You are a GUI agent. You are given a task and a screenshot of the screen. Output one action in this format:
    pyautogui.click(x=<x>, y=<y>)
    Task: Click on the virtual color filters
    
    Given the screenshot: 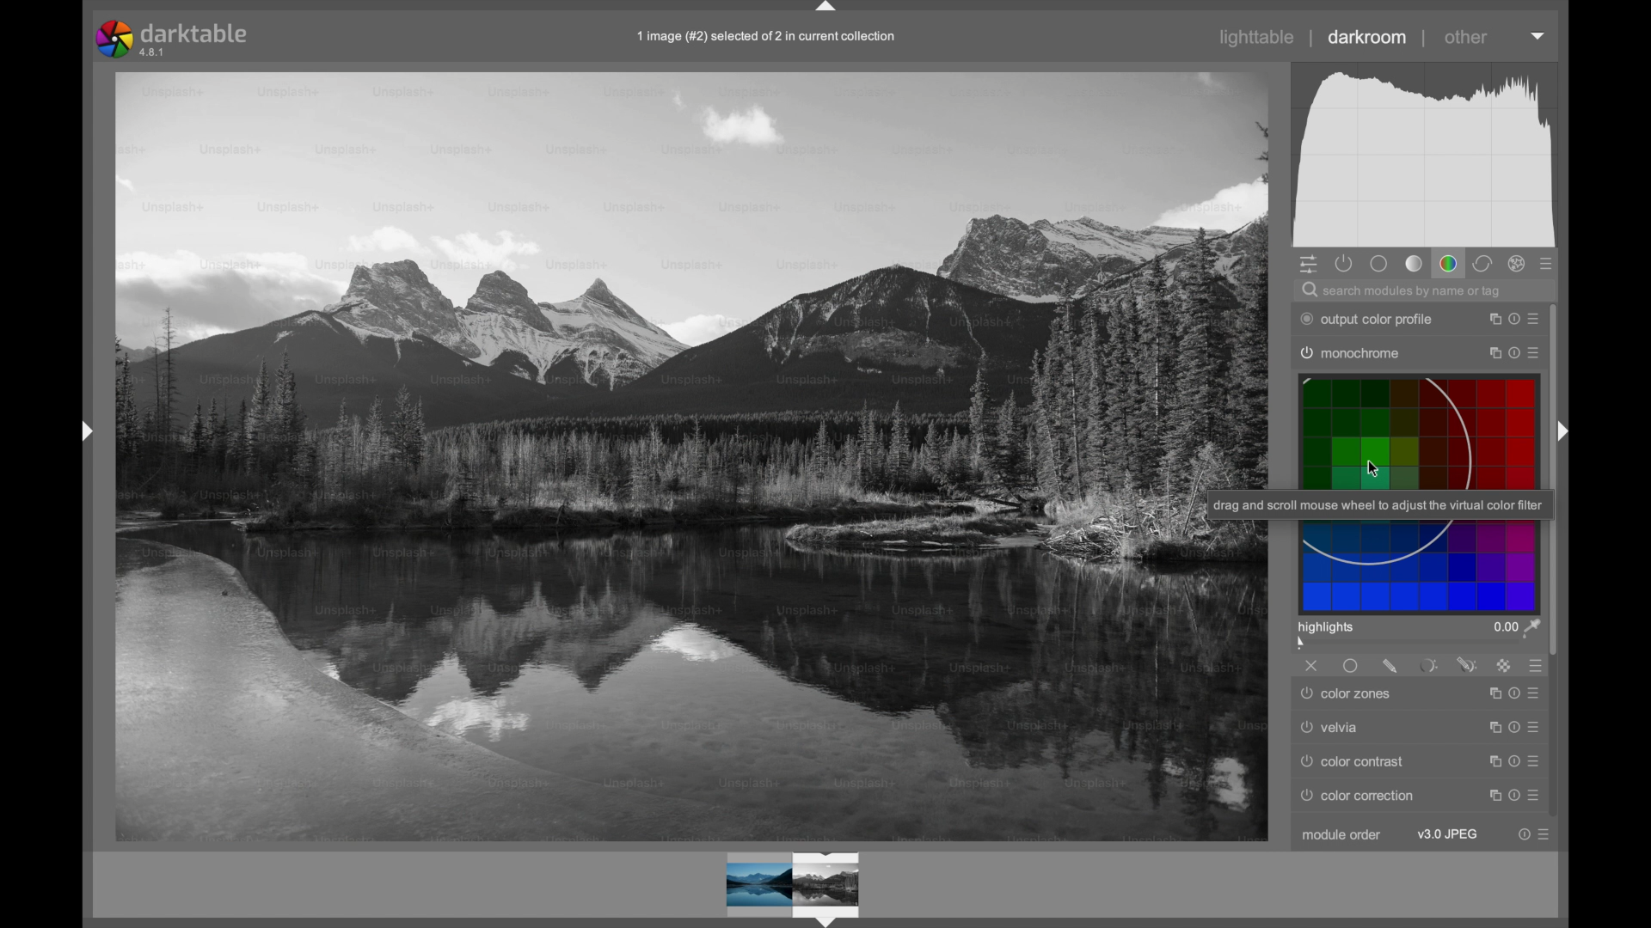 What is the action you would take?
    pyautogui.click(x=1415, y=495)
    